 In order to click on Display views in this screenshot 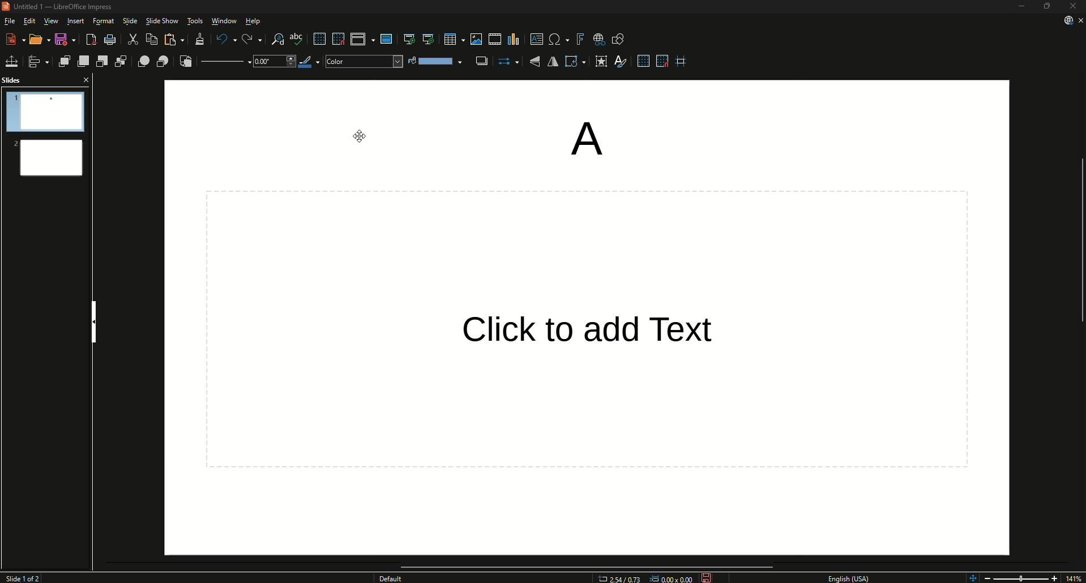, I will do `click(360, 39)`.